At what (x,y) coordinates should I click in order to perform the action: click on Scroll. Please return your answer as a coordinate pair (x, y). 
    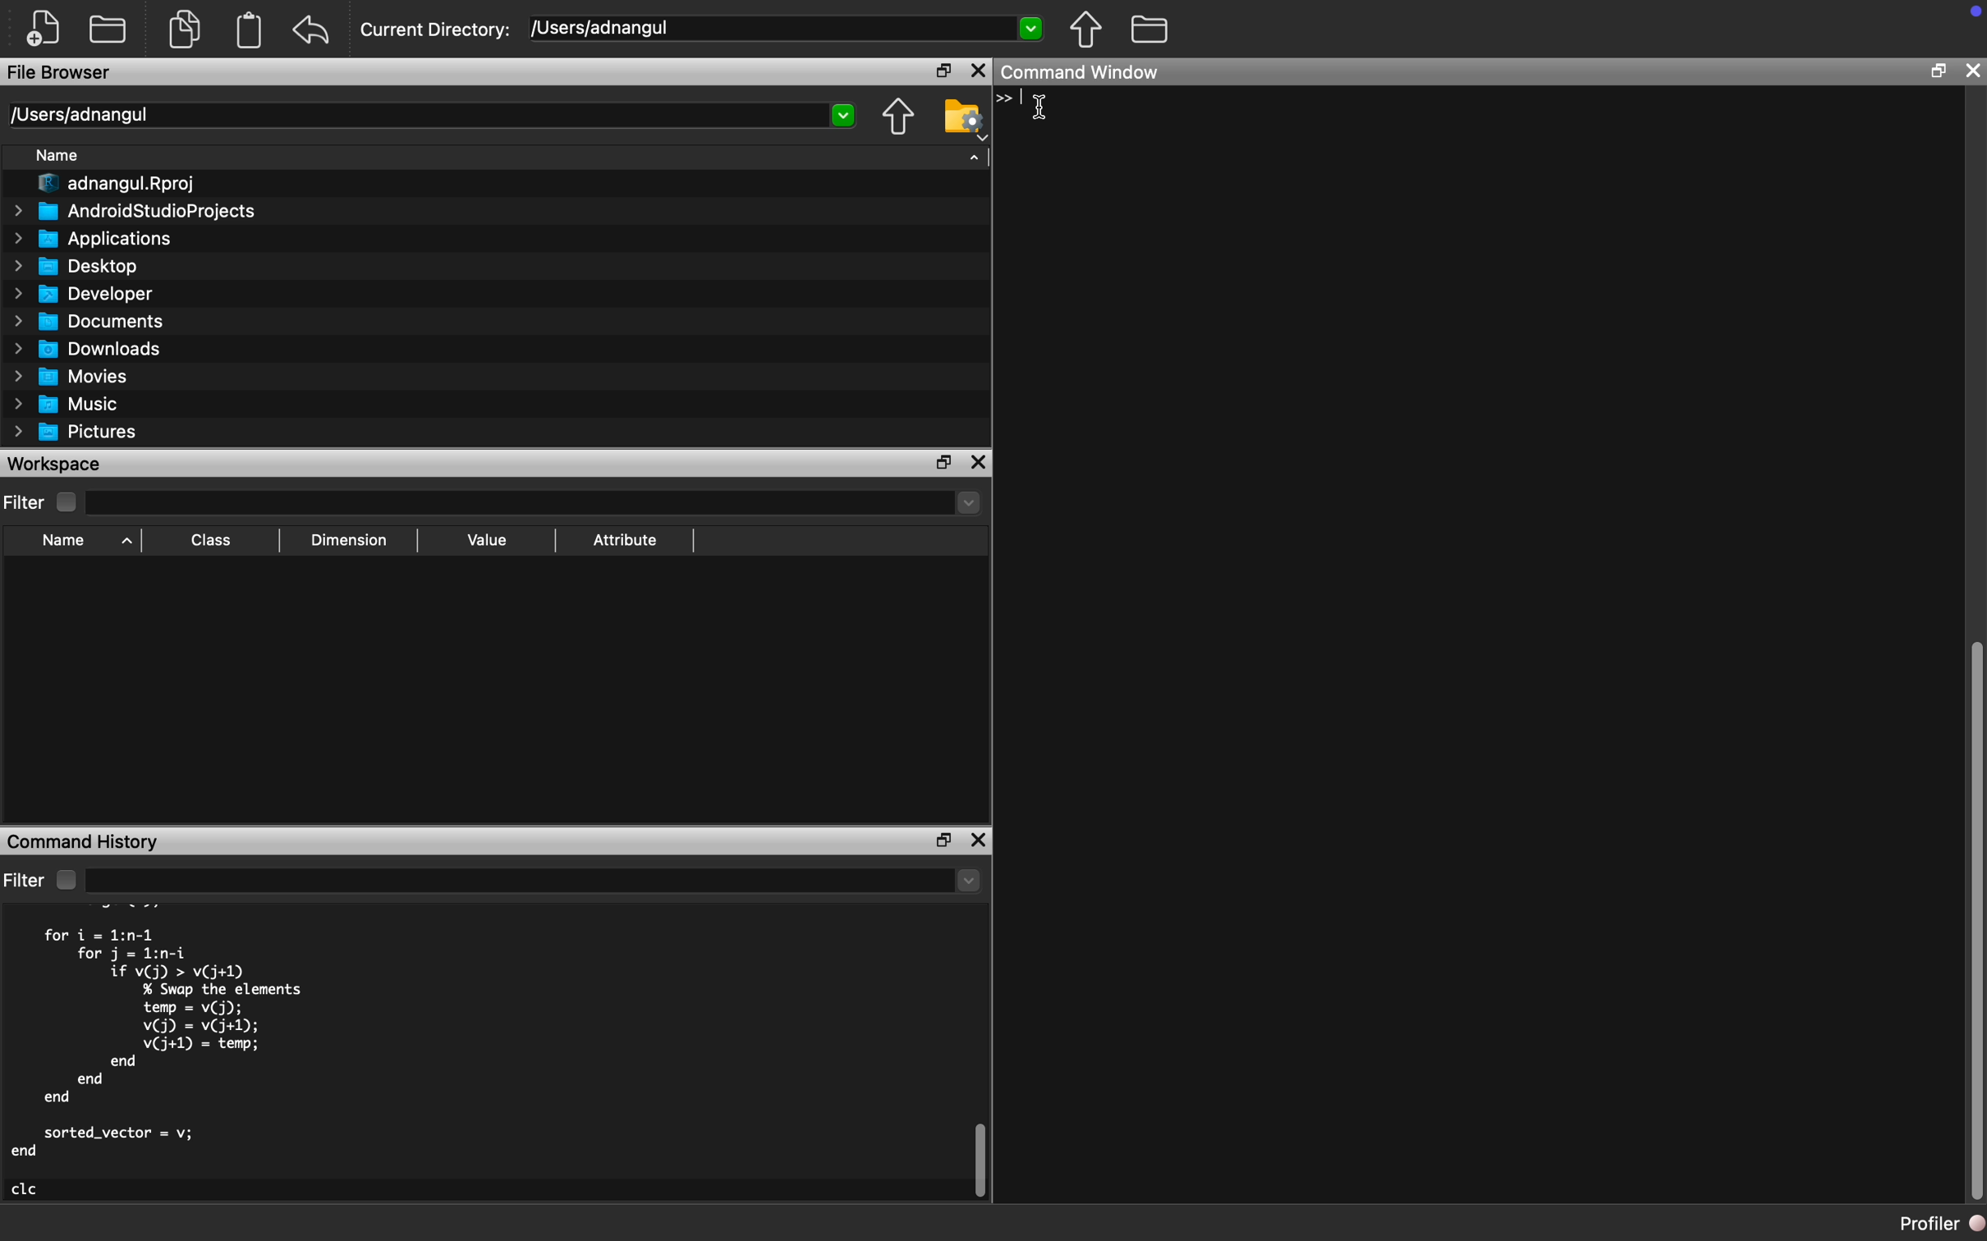
    Looking at the image, I should click on (980, 1064).